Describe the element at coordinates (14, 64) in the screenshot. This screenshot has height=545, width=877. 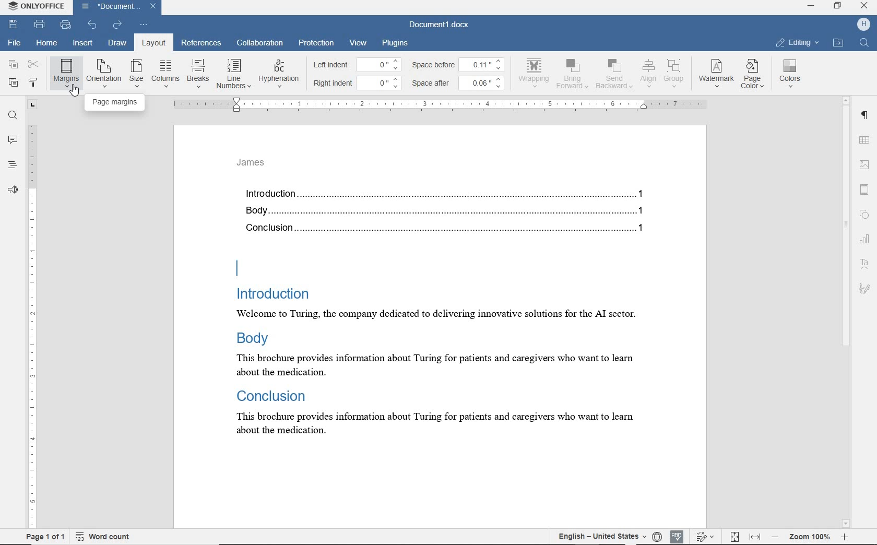
I see `copy` at that location.